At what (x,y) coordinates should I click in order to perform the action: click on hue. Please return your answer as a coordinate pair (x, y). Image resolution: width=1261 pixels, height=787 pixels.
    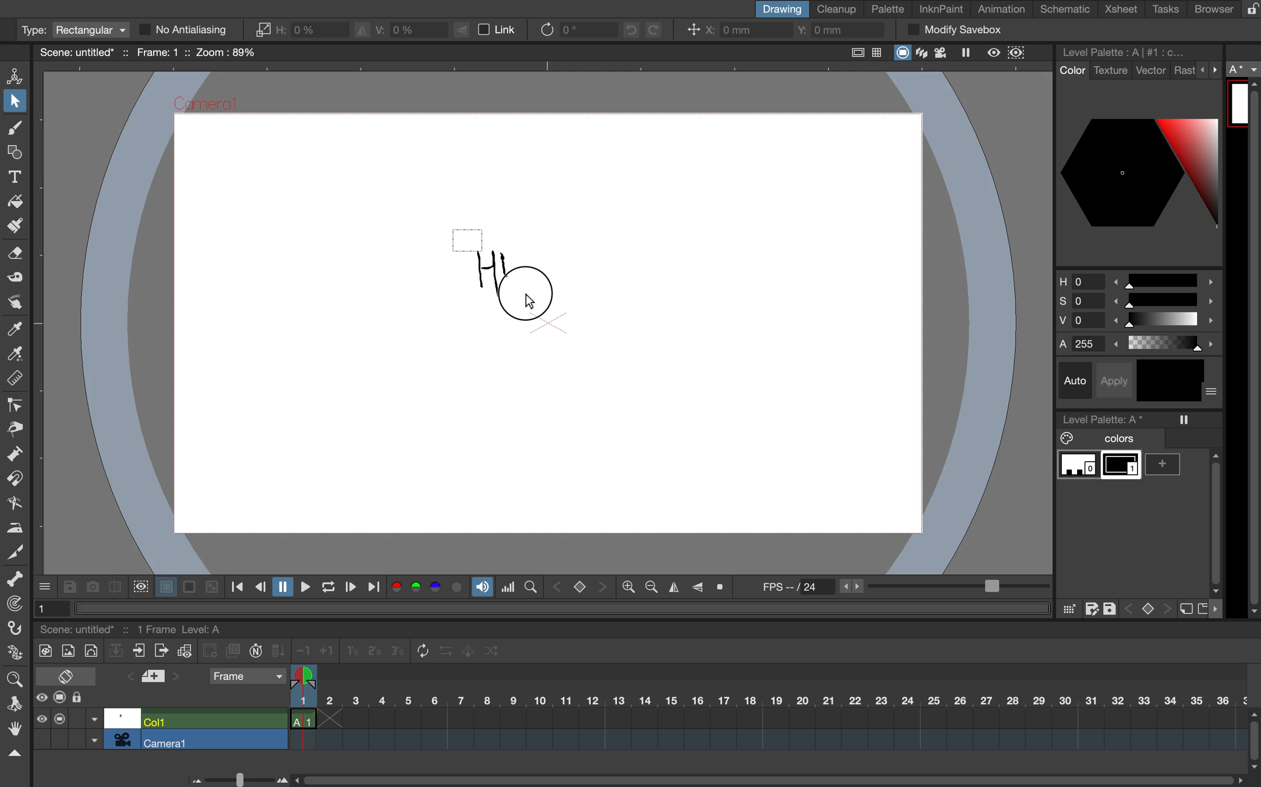
    Looking at the image, I should click on (1137, 280).